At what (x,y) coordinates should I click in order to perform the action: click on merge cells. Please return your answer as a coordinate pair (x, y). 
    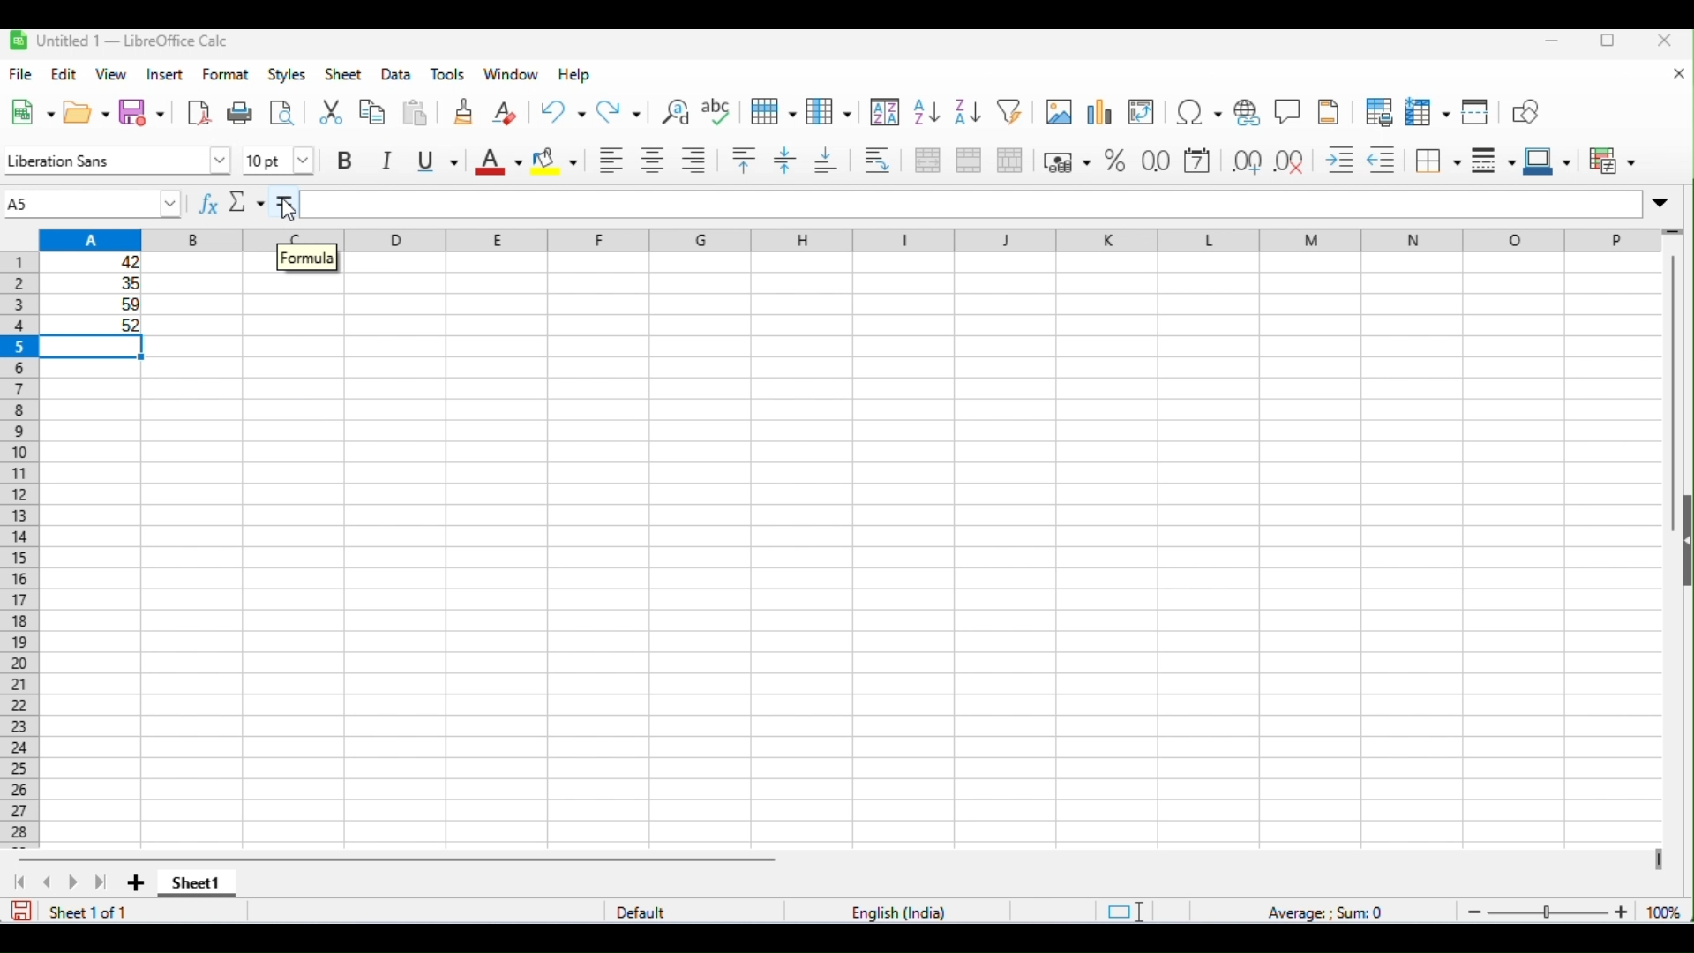
    Looking at the image, I should click on (968, 160).